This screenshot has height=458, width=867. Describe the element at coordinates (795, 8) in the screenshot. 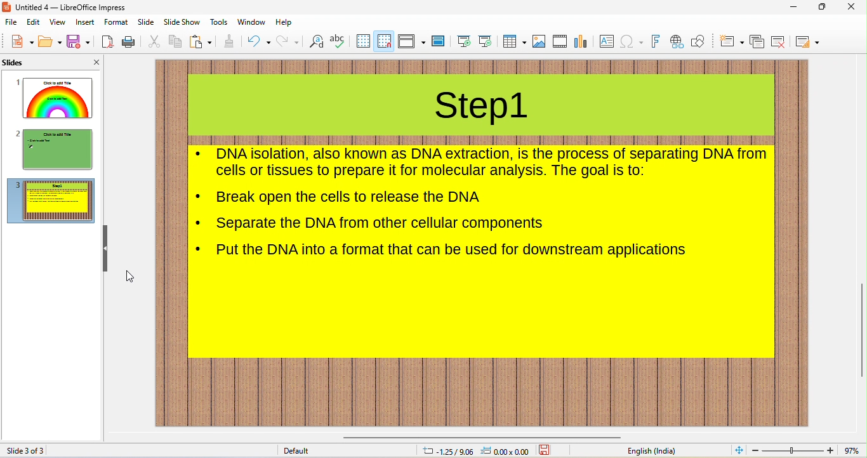

I see `minimize` at that location.